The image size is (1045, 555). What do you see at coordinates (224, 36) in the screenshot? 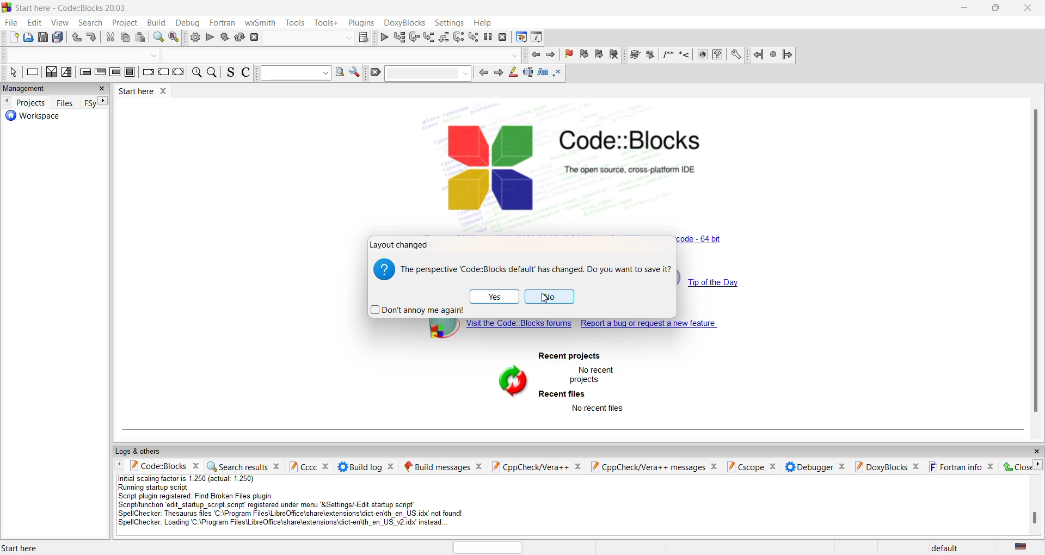
I see `build and run` at bounding box center [224, 36].